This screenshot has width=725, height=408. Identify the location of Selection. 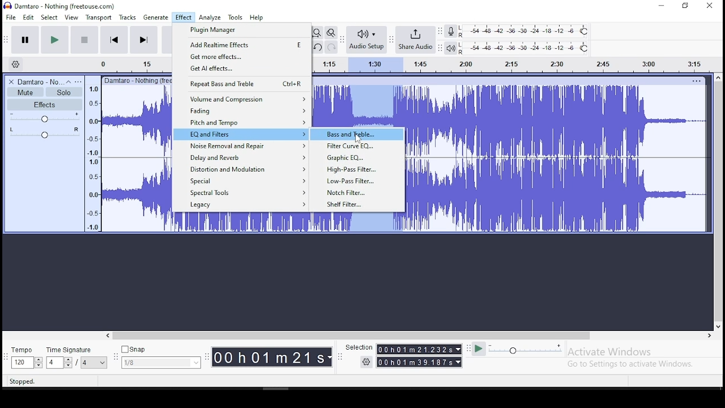
(358, 347).